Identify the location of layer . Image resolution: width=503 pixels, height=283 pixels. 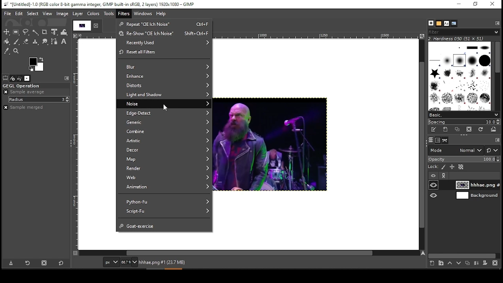
(473, 185).